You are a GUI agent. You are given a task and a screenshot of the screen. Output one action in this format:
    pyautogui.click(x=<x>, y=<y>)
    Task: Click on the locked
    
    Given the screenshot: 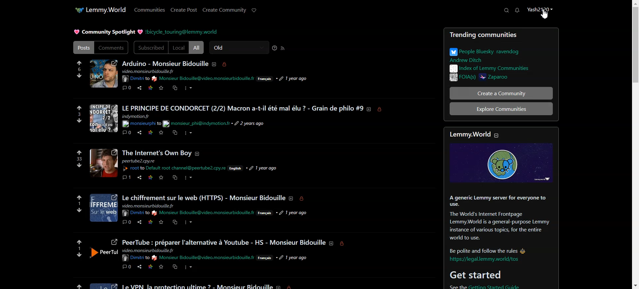 What is the action you would take?
    pyautogui.click(x=344, y=244)
    